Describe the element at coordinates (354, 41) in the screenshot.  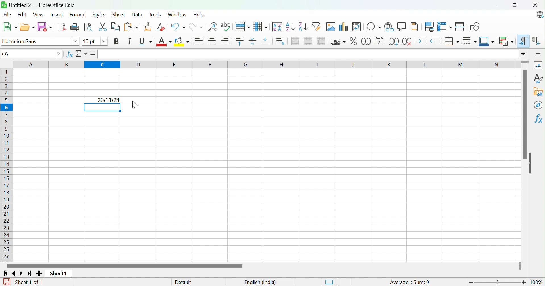
I see `Format as percent` at that location.